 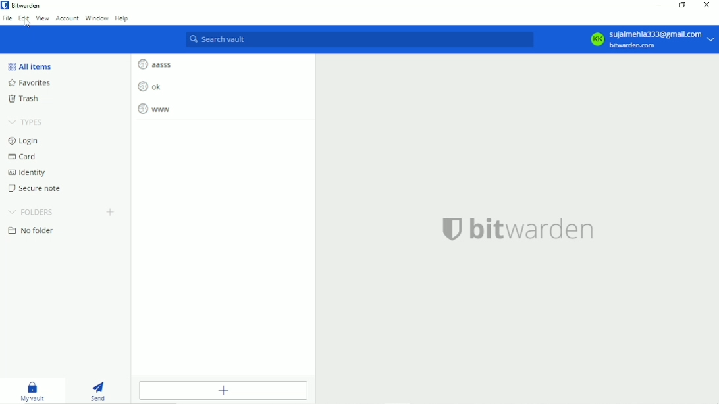 I want to click on Card, so click(x=24, y=157).